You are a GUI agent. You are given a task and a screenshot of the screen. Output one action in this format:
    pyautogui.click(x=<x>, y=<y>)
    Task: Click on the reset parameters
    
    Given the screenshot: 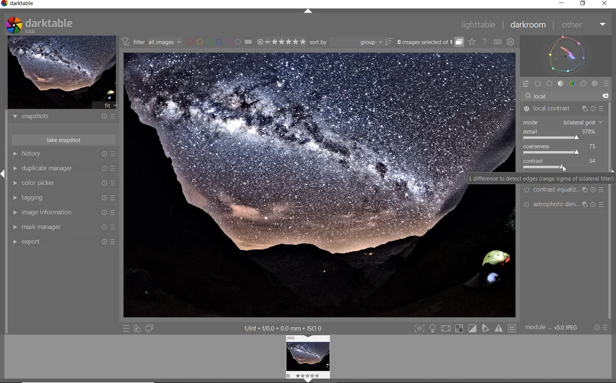 What is the action you would take?
    pyautogui.click(x=594, y=190)
    